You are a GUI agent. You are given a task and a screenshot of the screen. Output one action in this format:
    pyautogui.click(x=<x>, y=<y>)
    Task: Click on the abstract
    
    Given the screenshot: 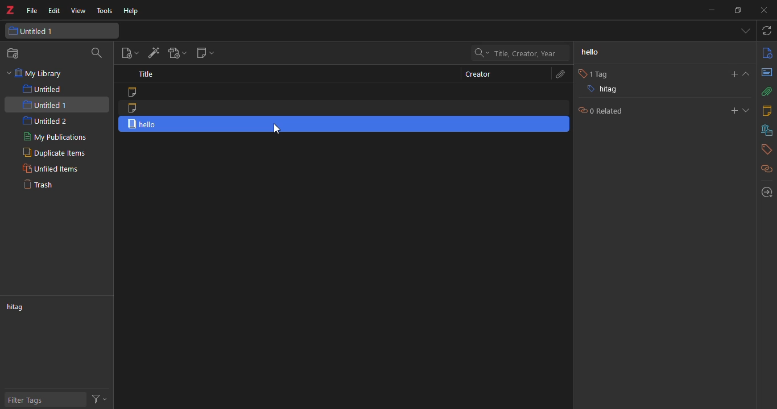 What is the action you would take?
    pyautogui.click(x=767, y=73)
    